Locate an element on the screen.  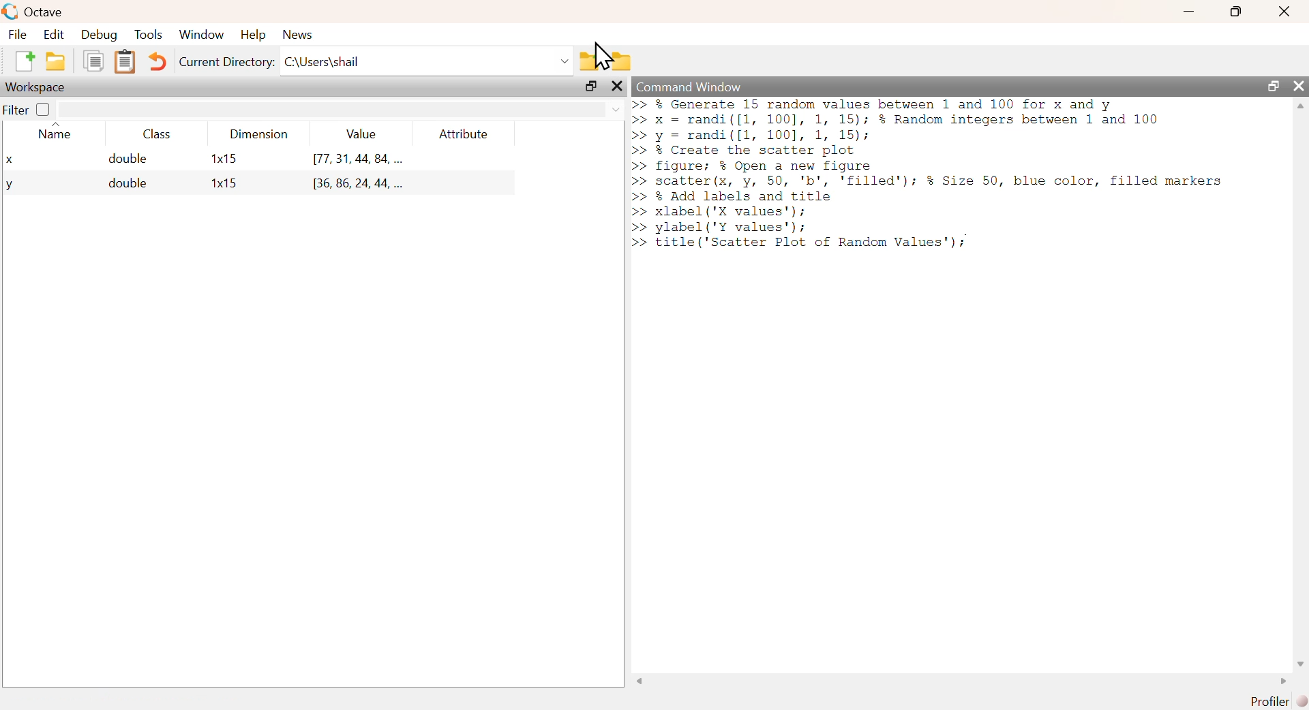
maximize is located at coordinates (1272, 85).